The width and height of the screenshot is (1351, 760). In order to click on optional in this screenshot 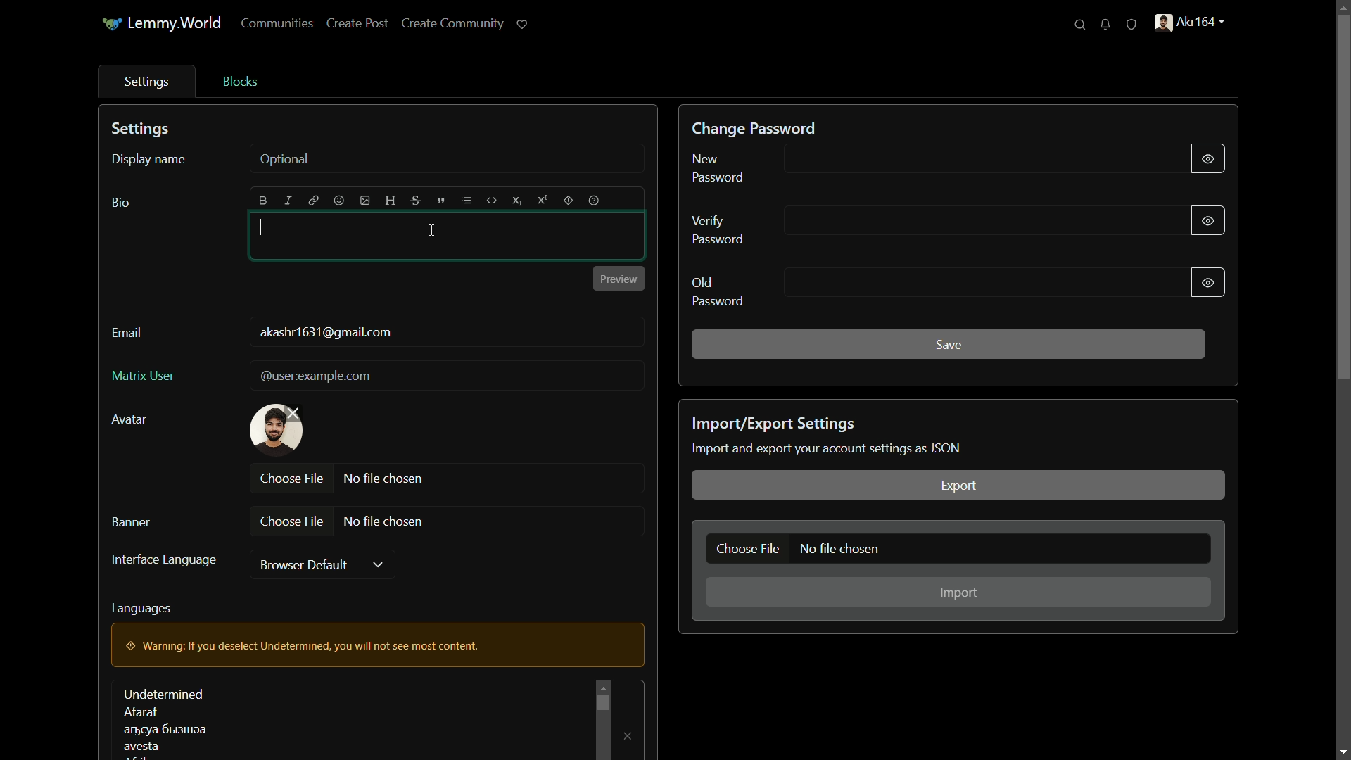, I will do `click(285, 160)`.